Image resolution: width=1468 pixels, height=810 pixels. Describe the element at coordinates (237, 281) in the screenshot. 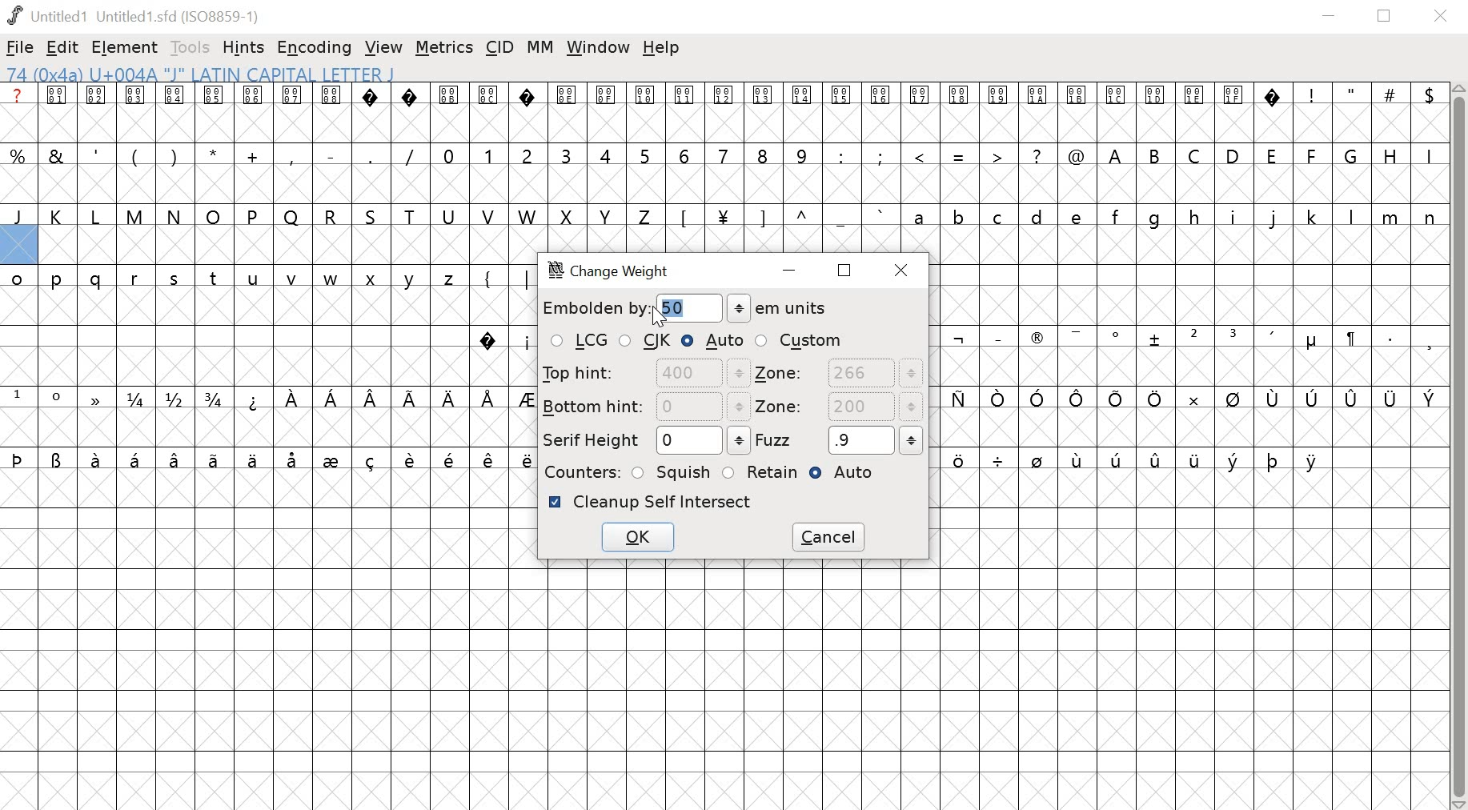

I see `lowercase letters` at that location.